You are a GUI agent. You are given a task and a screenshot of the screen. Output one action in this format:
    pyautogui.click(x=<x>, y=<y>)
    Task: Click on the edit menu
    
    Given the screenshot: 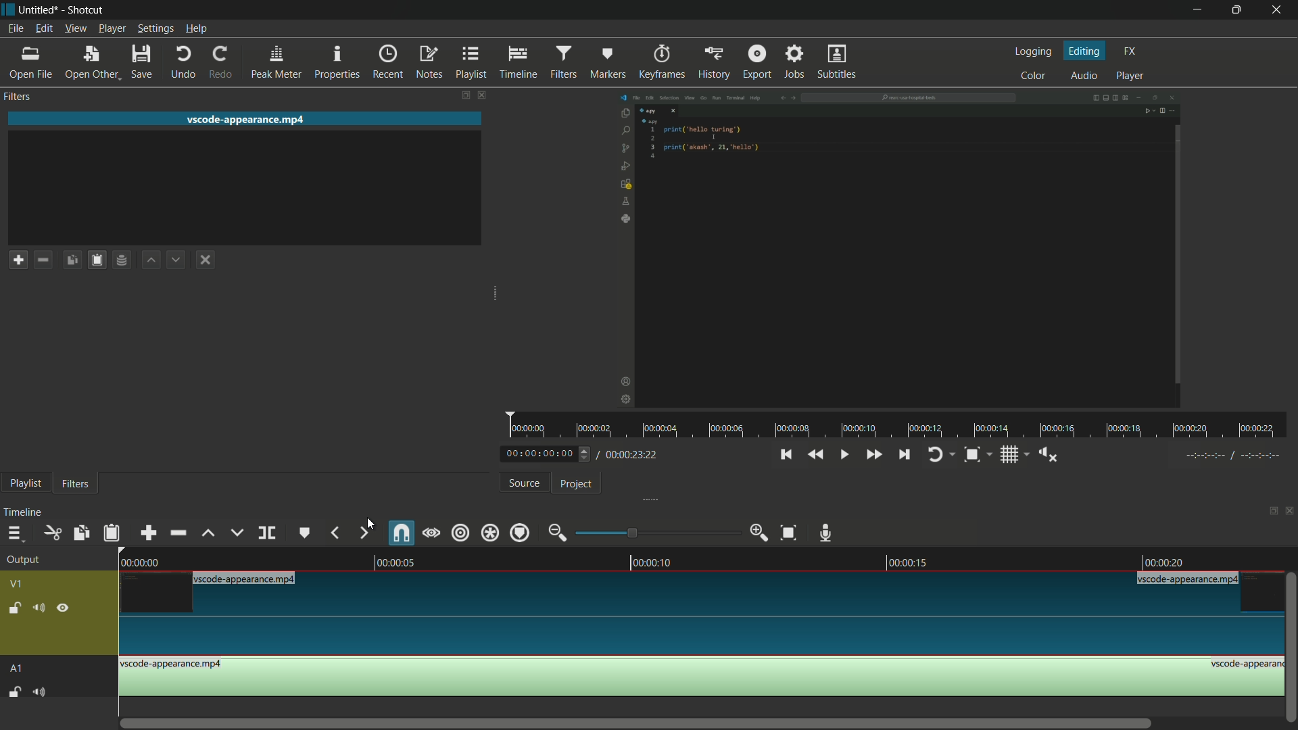 What is the action you would take?
    pyautogui.click(x=43, y=28)
    